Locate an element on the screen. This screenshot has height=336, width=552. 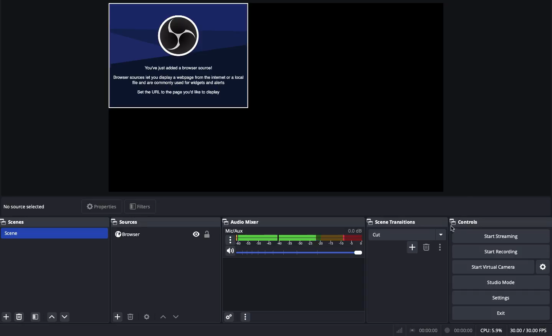
Sources preferences is located at coordinates (148, 316).